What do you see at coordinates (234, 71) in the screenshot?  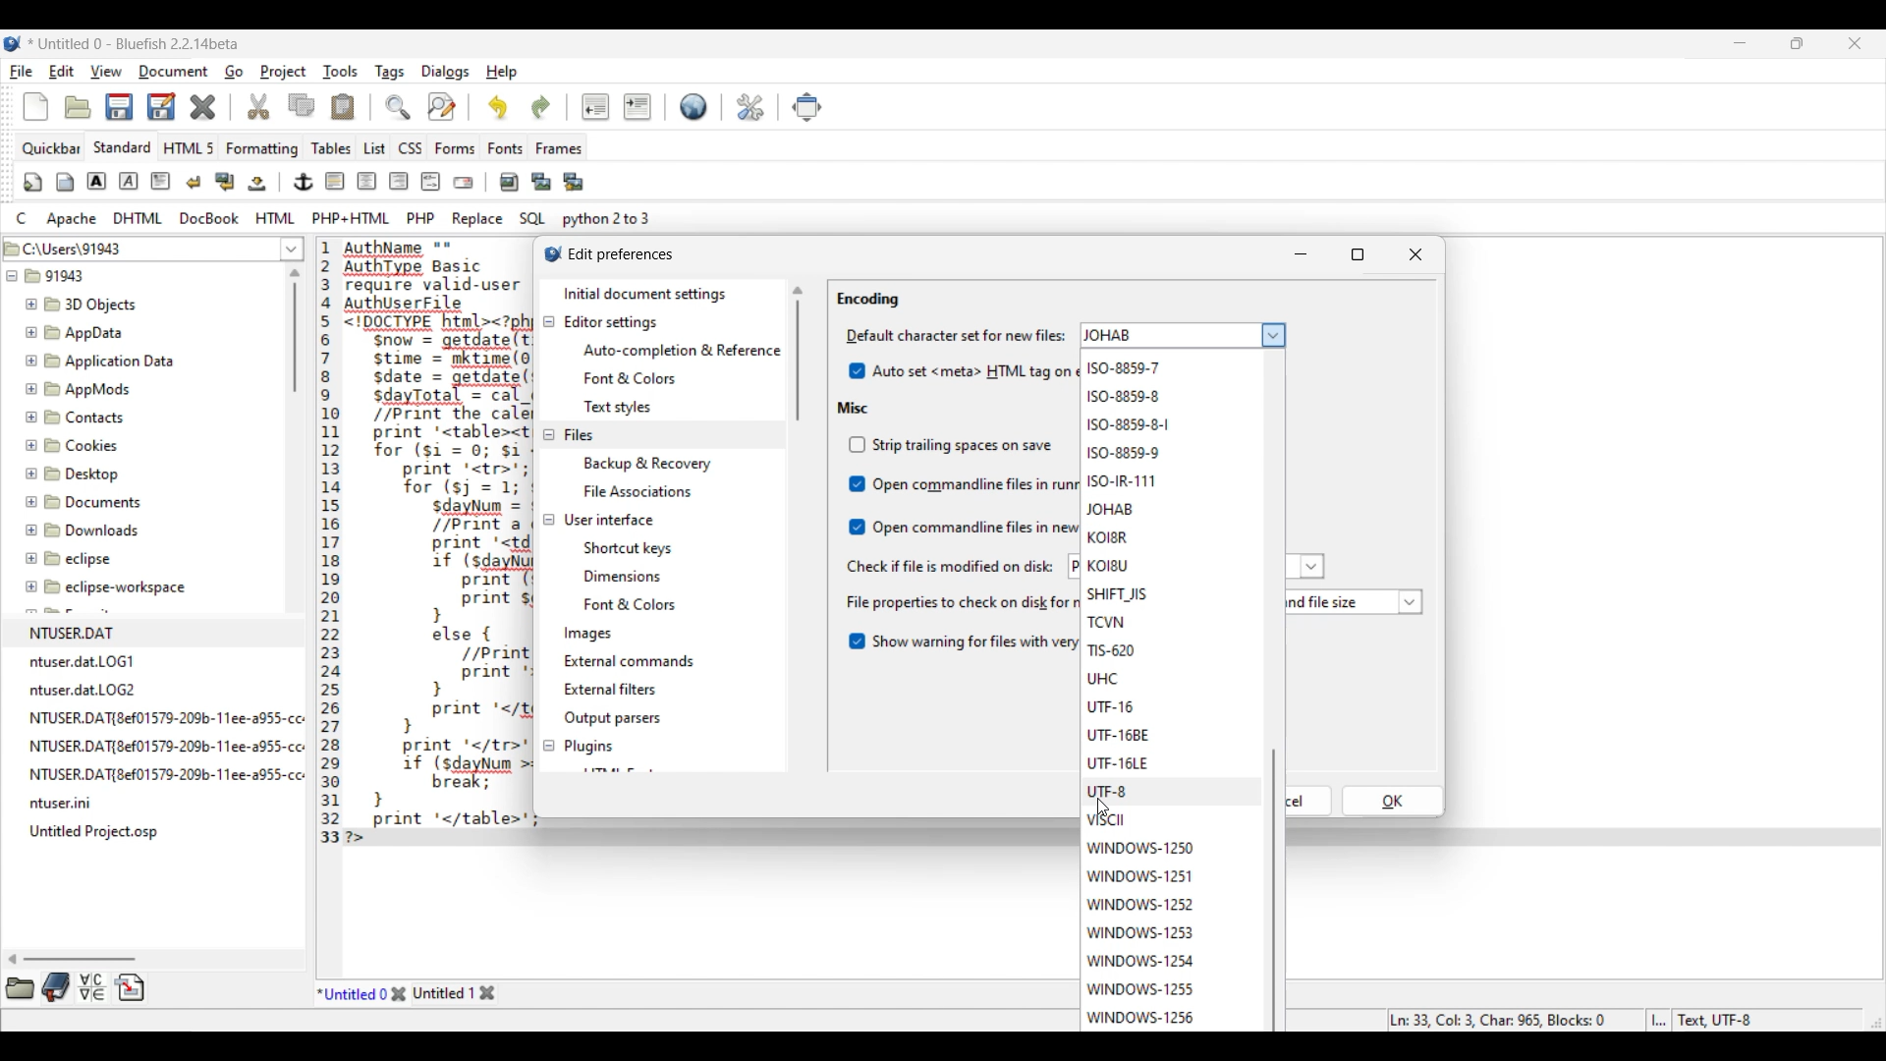 I see `Go menu` at bounding box center [234, 71].